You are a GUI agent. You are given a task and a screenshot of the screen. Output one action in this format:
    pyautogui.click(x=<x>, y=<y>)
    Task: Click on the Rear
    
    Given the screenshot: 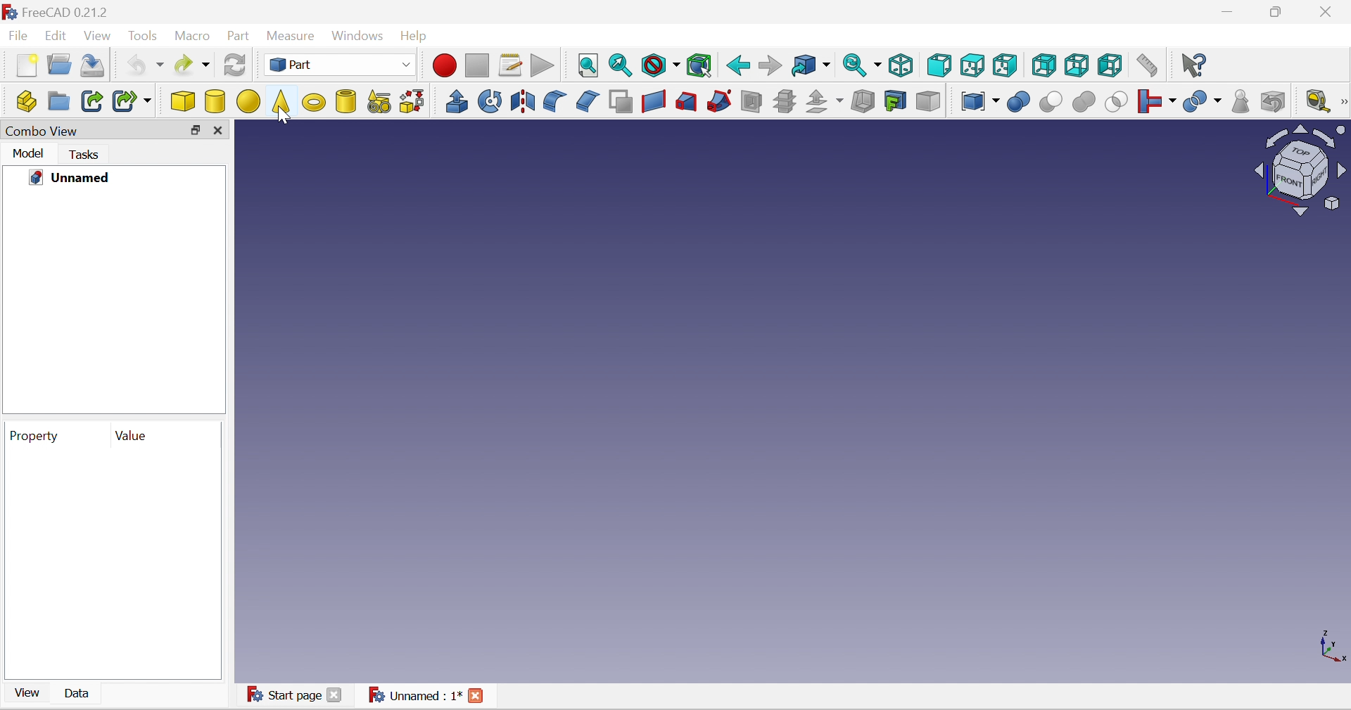 What is the action you would take?
    pyautogui.click(x=1045, y=65)
    